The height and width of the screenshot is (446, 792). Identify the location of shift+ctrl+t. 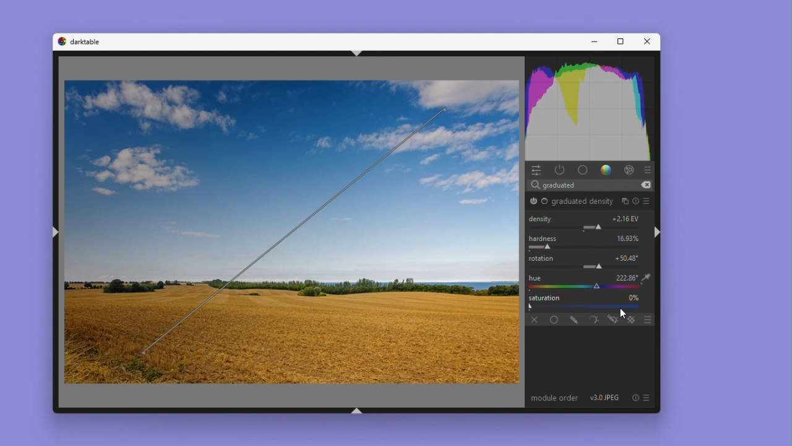
(356, 51).